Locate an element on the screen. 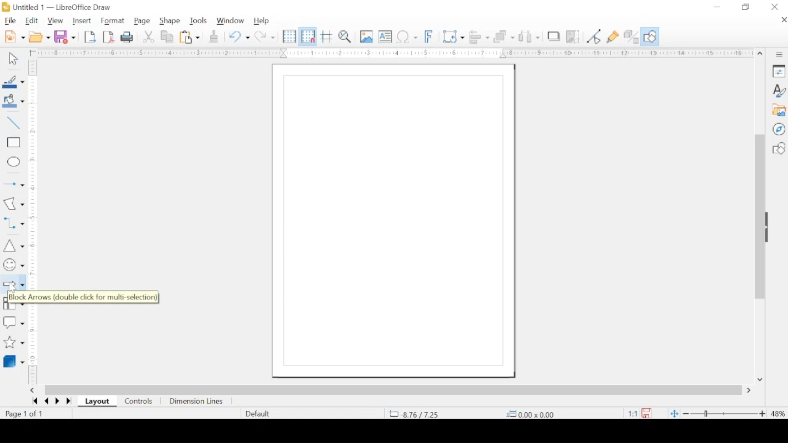 The height and width of the screenshot is (443, 788). scroll right arrow is located at coordinates (751, 390).